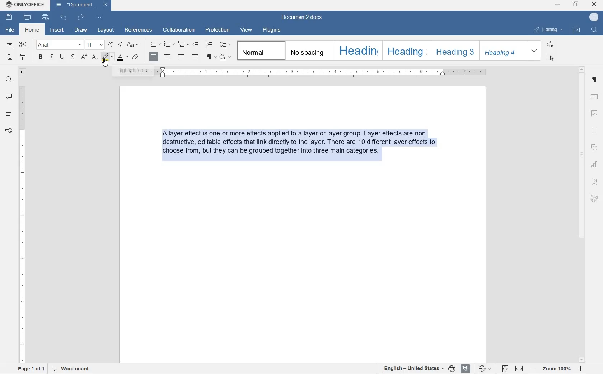 The height and width of the screenshot is (374, 603). I want to click on HEADING 2, so click(406, 51).